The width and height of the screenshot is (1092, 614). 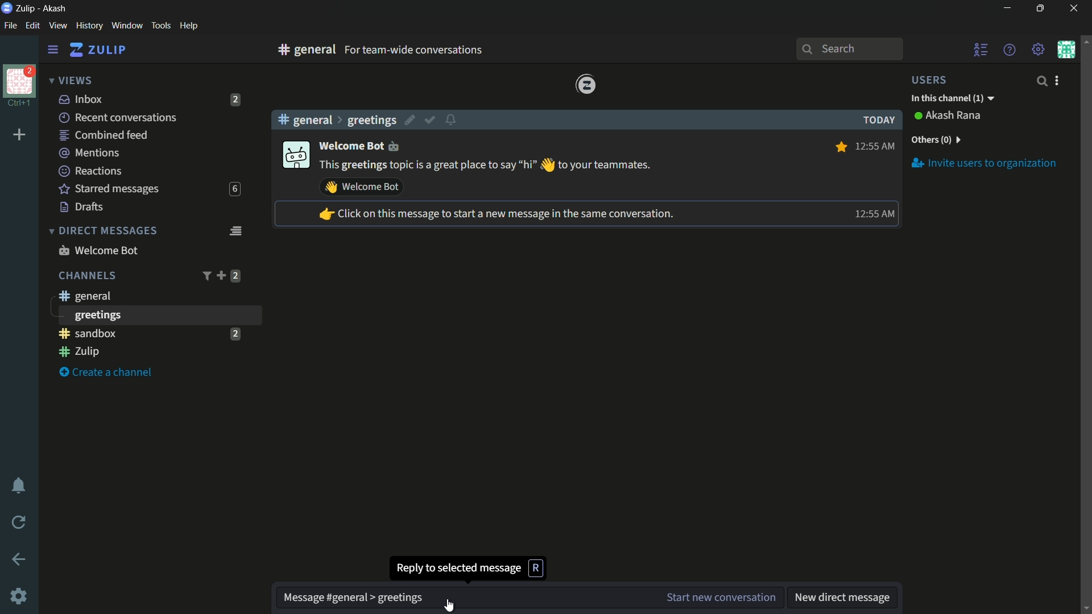 I want to click on sandbox, so click(x=139, y=333).